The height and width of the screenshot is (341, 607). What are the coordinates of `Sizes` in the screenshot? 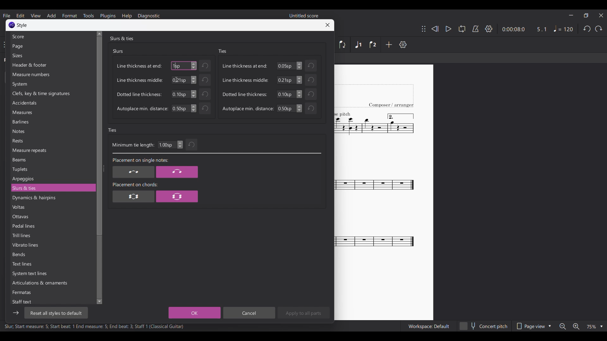 It's located at (52, 56).